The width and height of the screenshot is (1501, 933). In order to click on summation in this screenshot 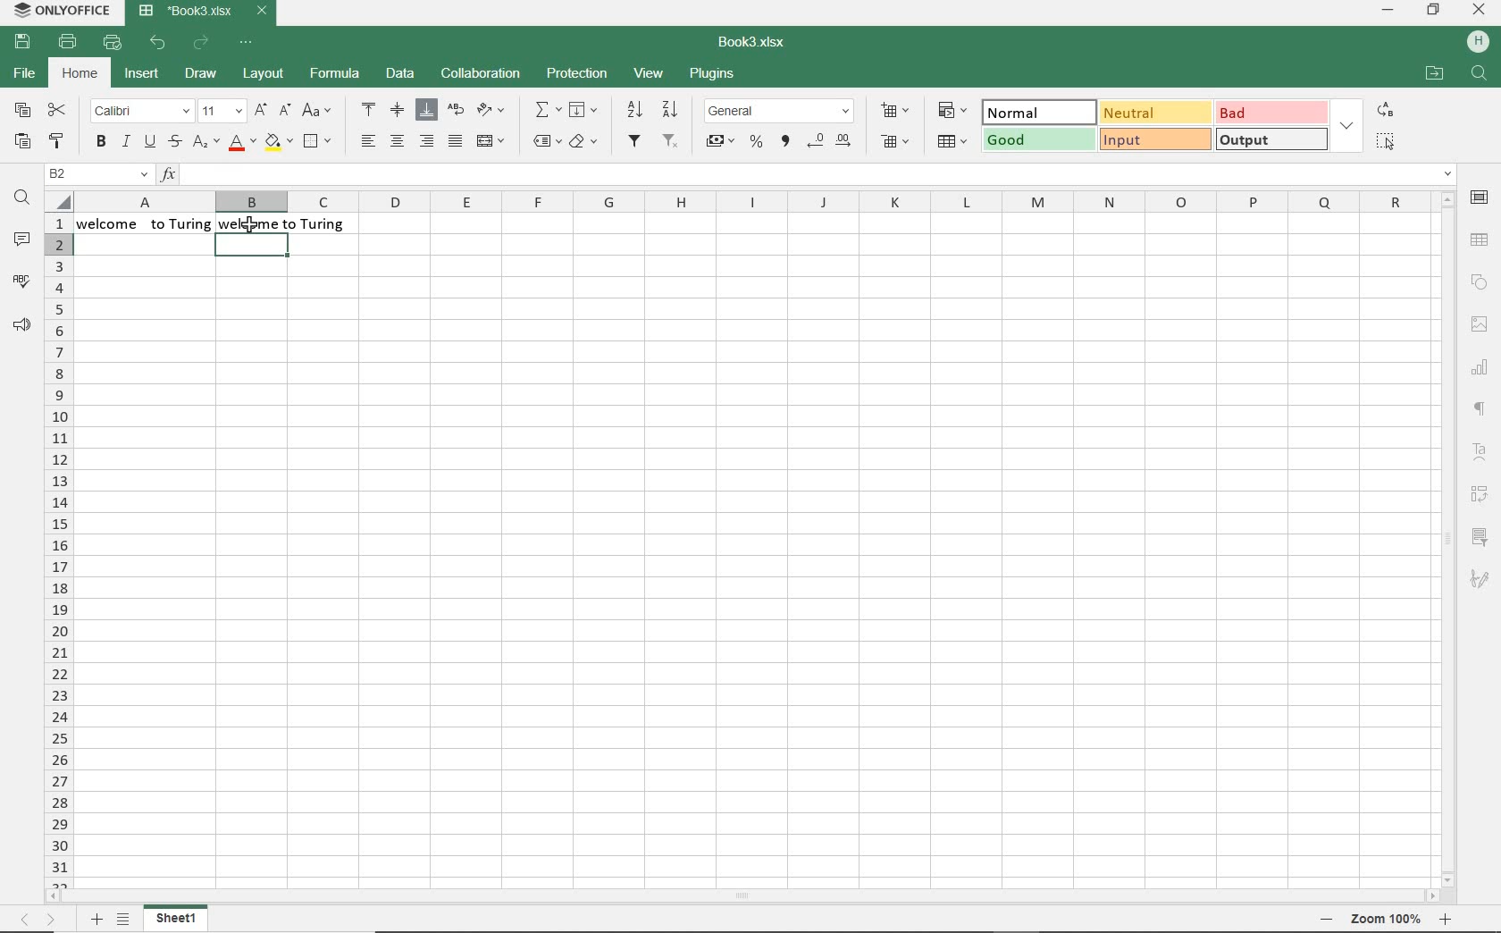, I will do `click(545, 112)`.